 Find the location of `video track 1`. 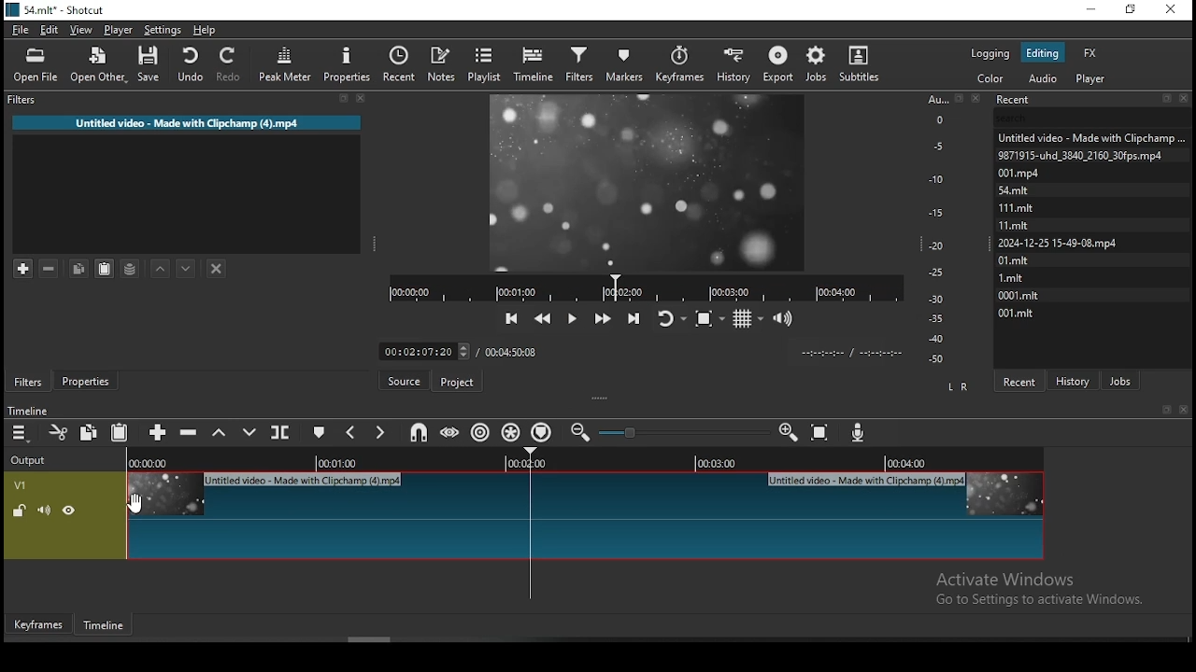

video track 1 is located at coordinates (585, 515).